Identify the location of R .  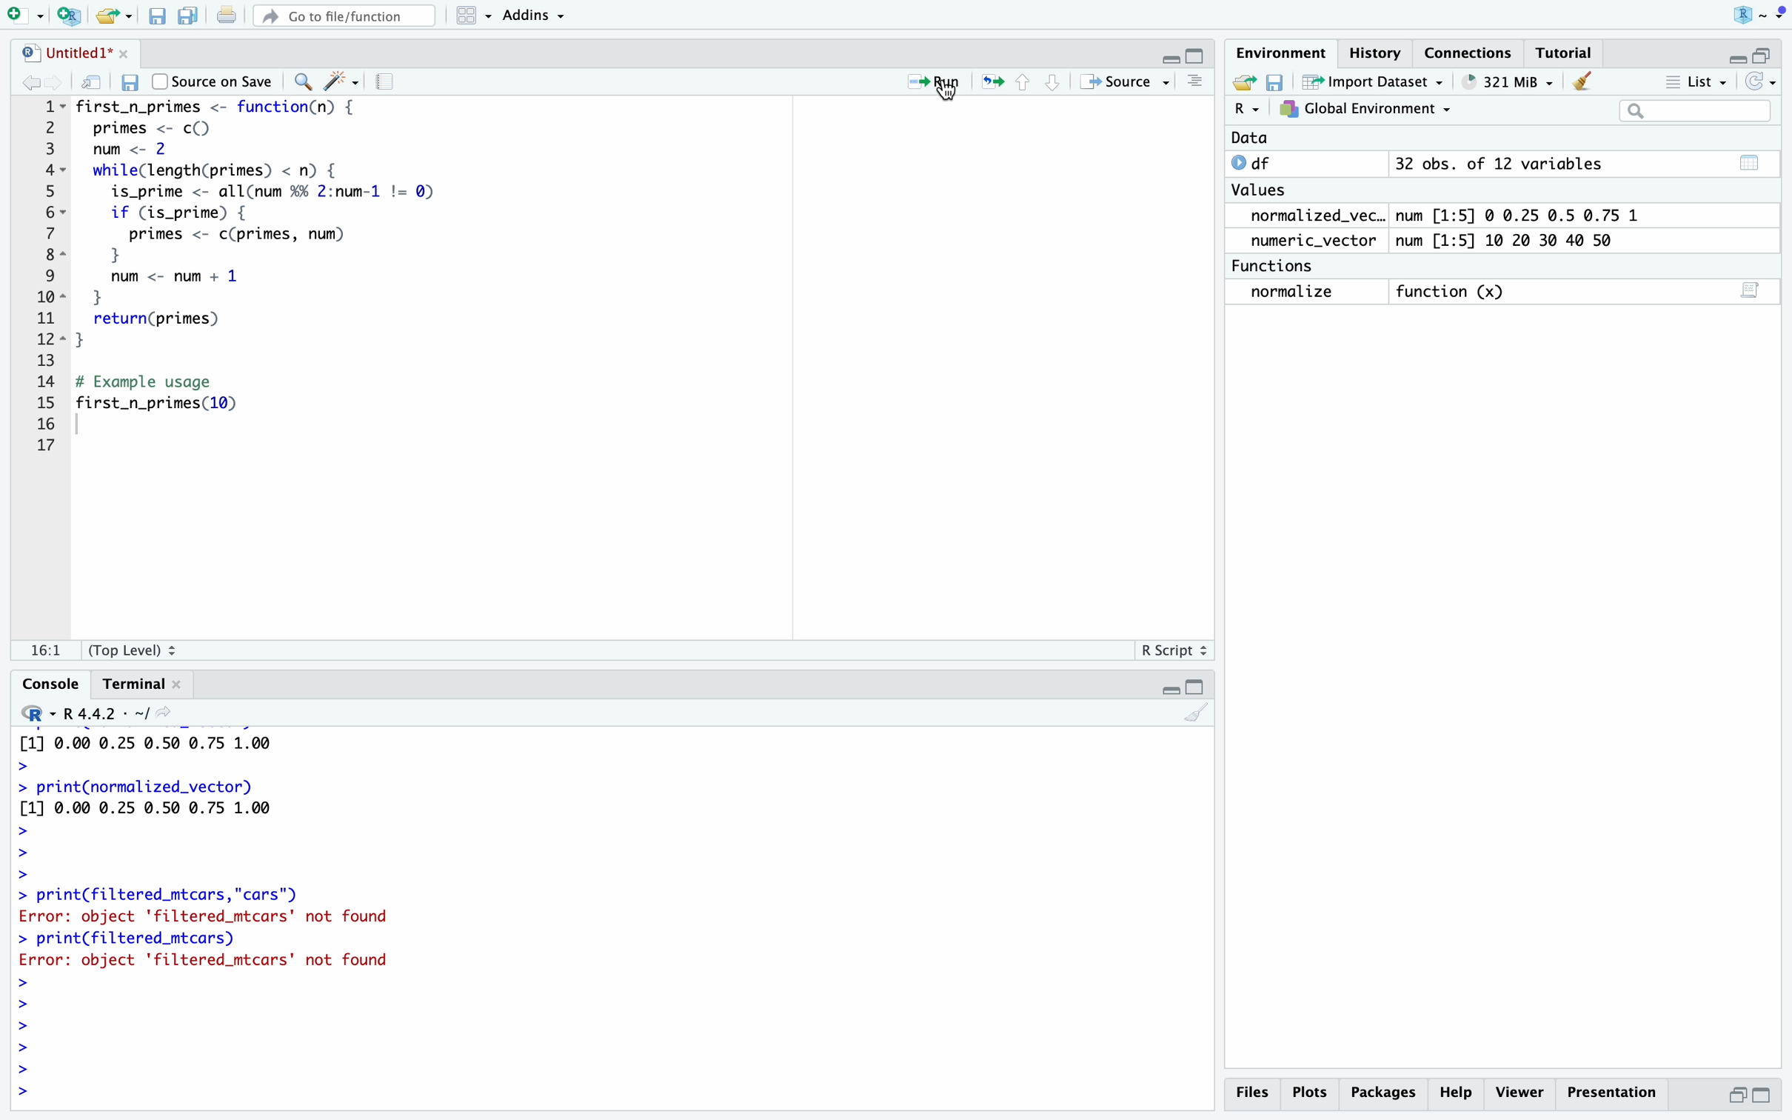
(1247, 109).